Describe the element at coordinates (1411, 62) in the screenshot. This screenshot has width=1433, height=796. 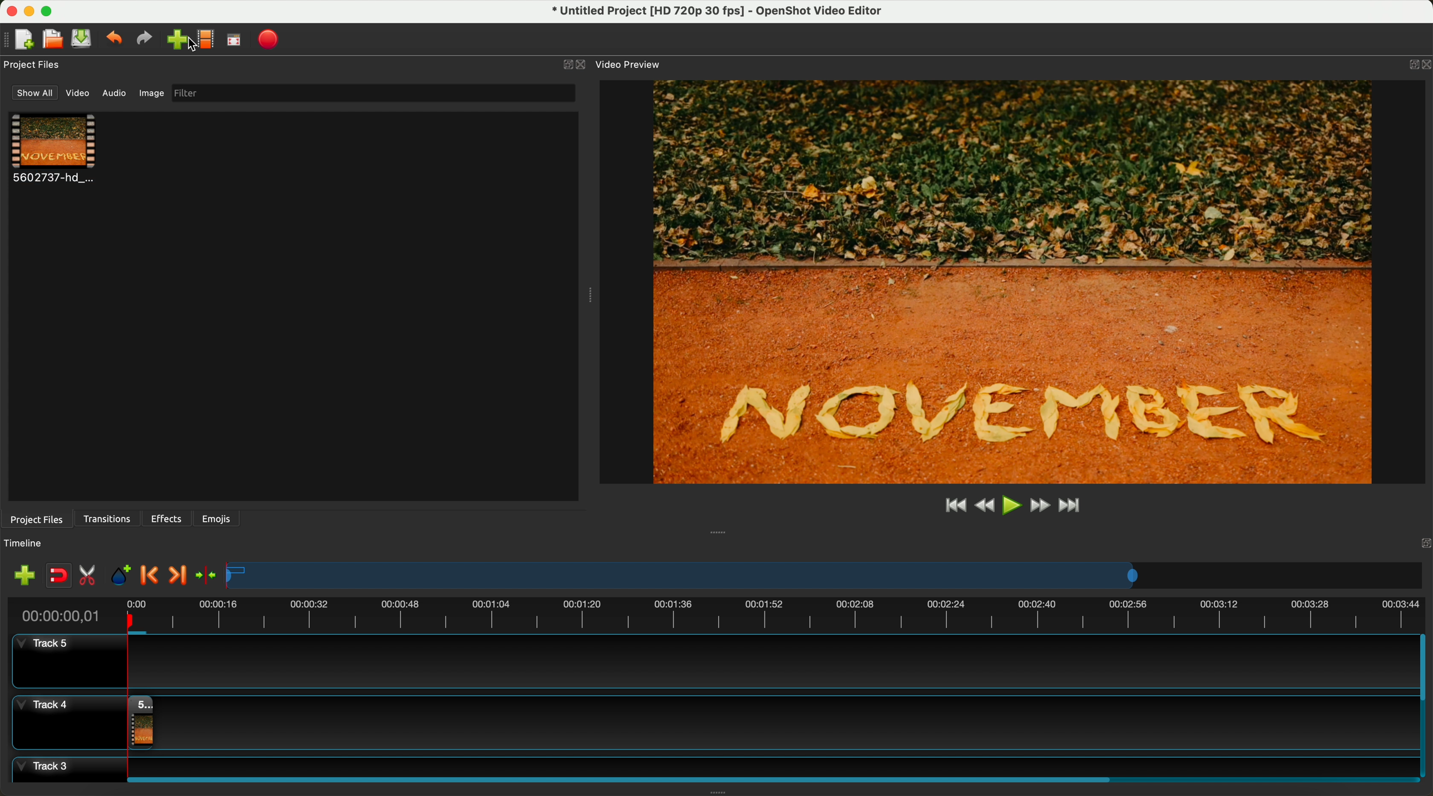
I see `BUTTON` at that location.